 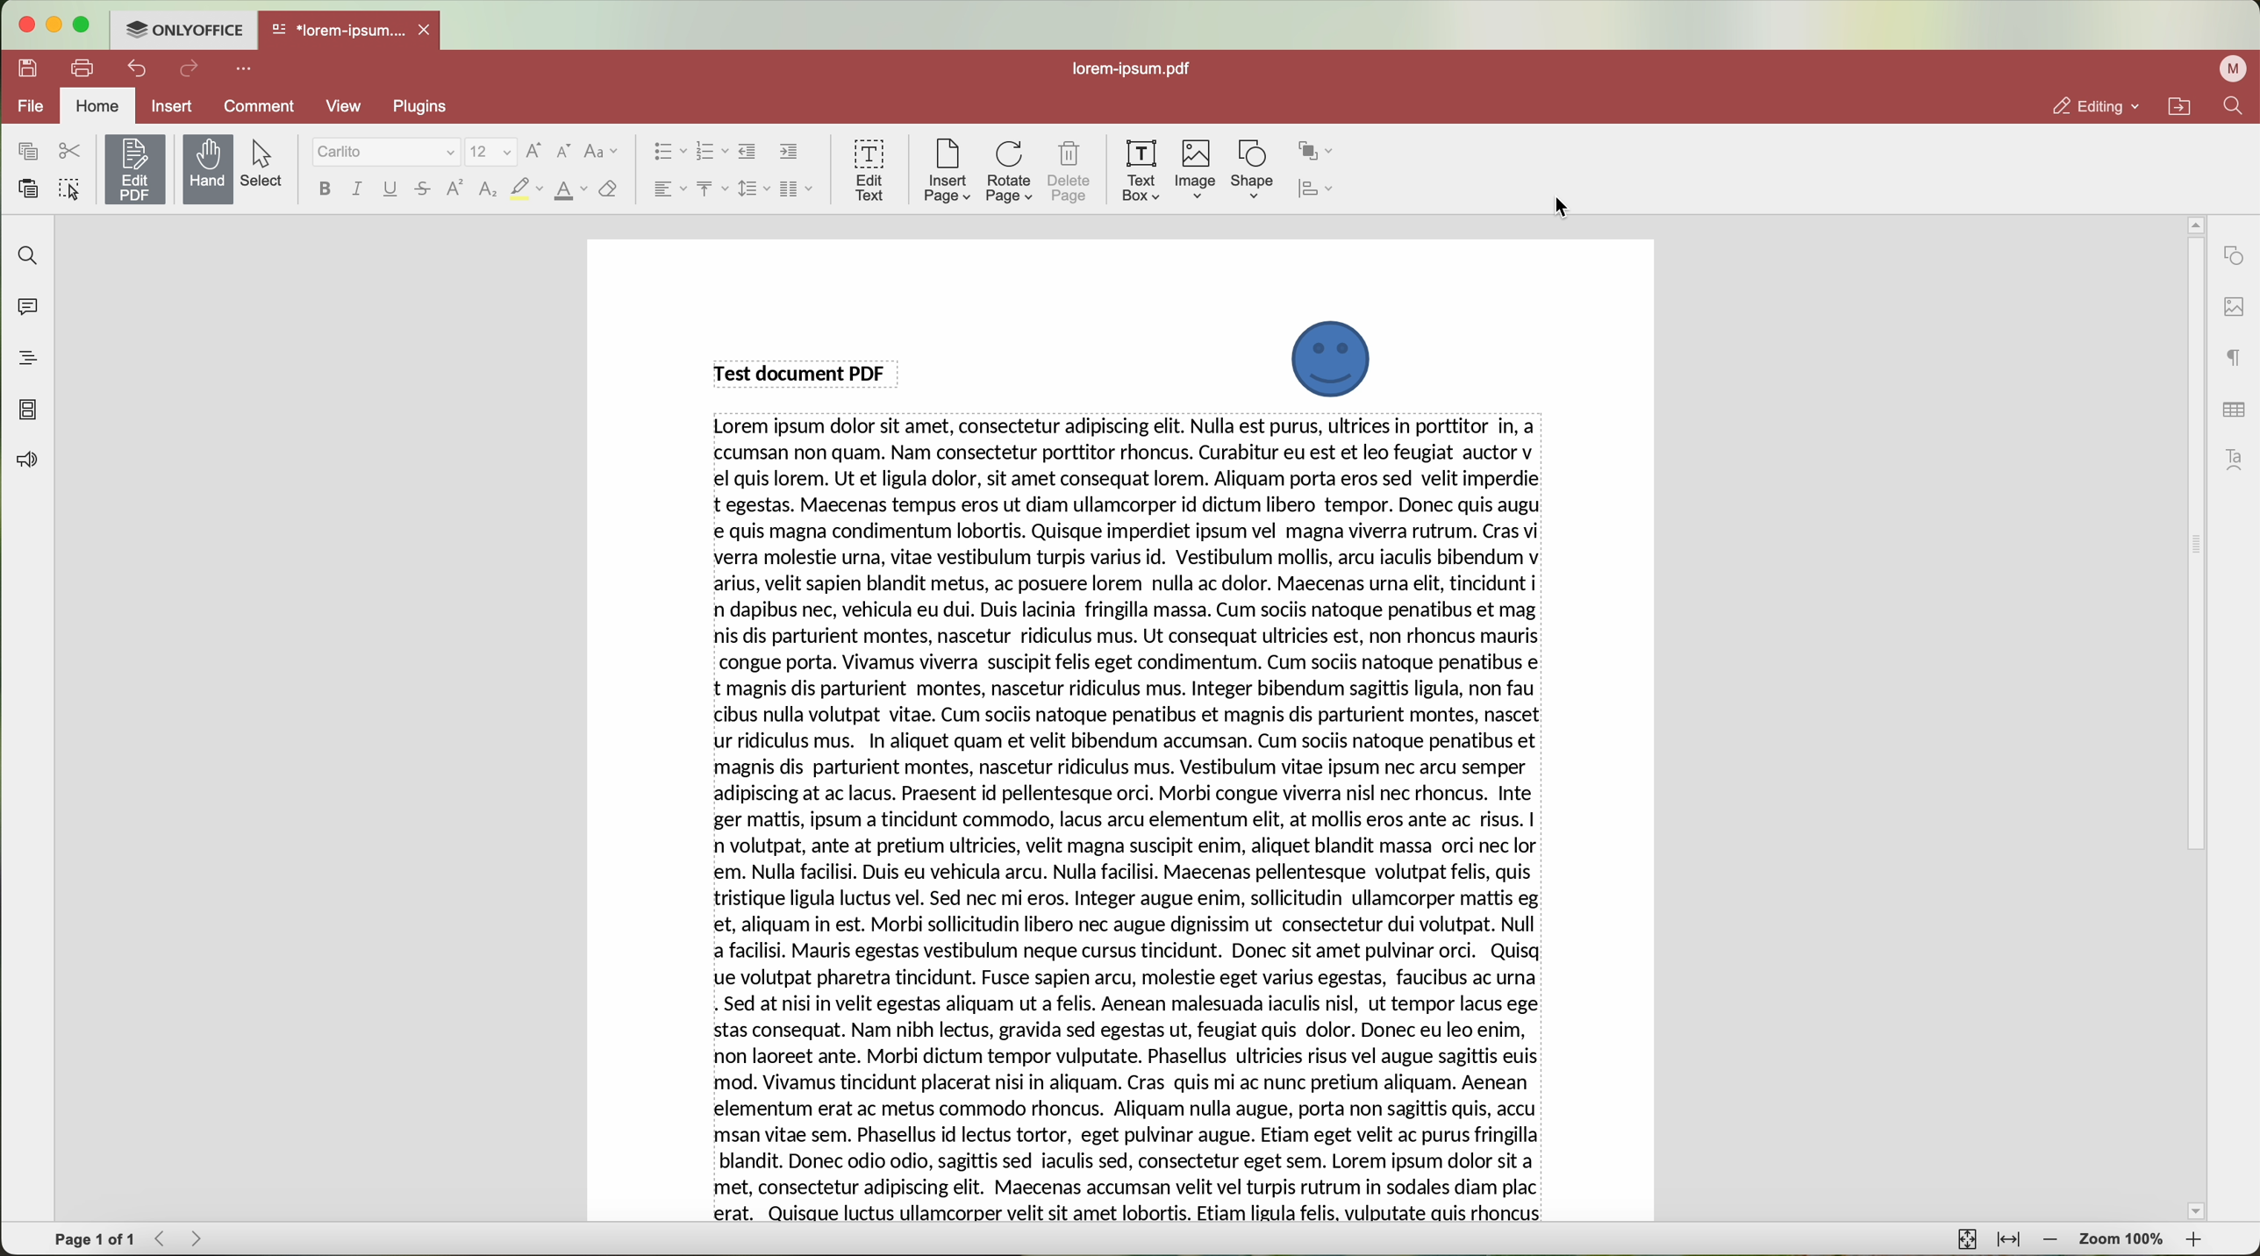 I want to click on zoom out, so click(x=2054, y=1242).